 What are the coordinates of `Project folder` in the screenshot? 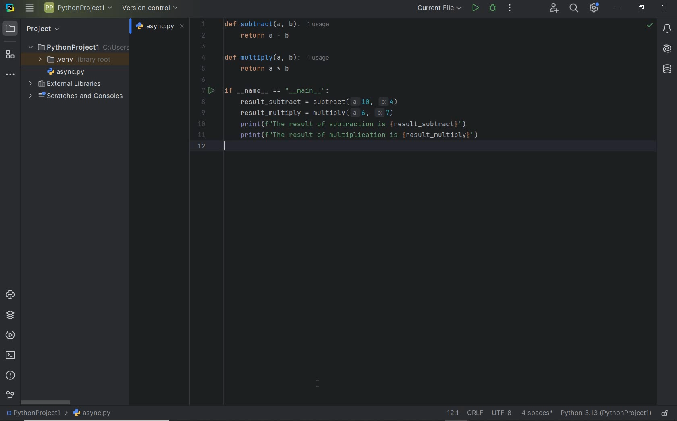 It's located at (77, 48).